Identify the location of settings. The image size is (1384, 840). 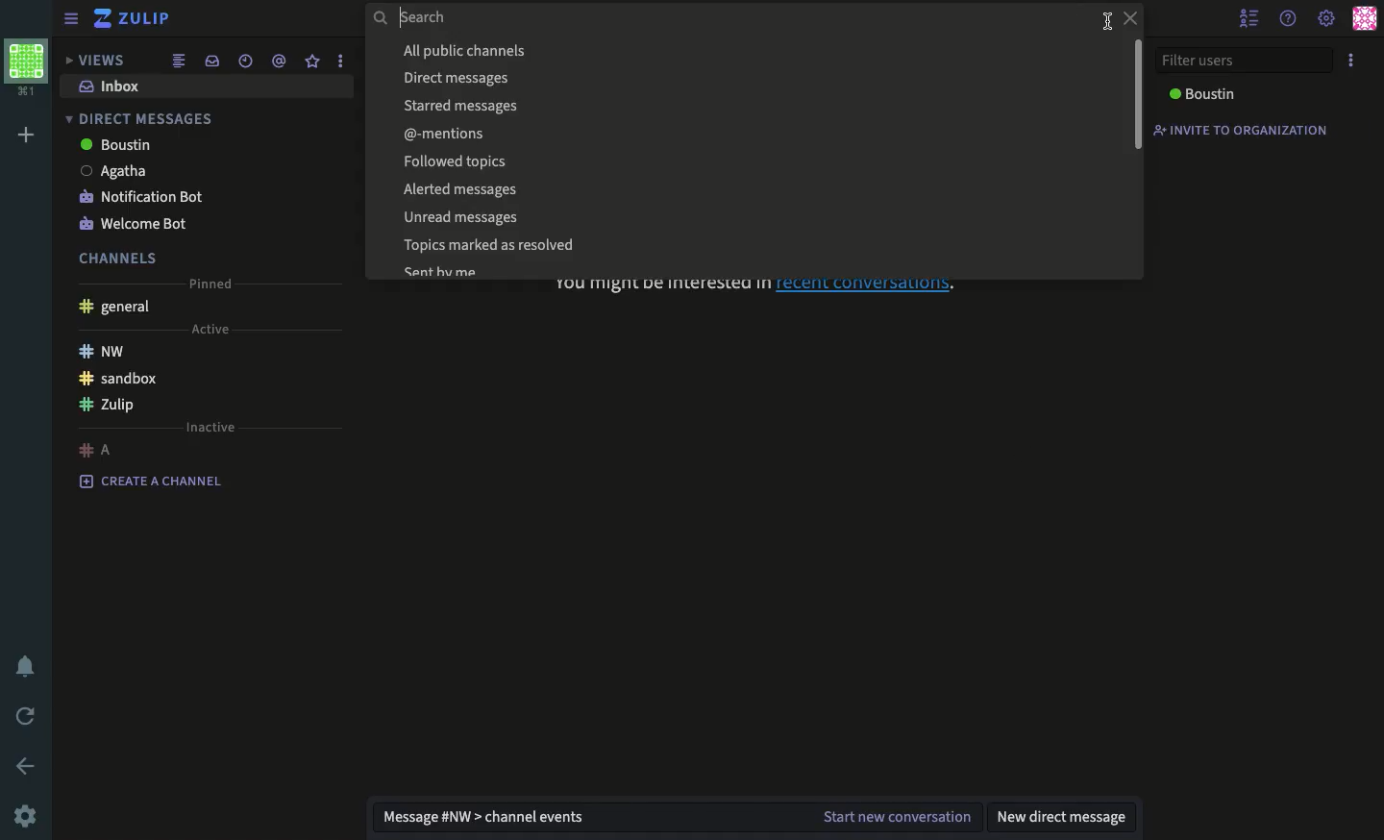
(1327, 18).